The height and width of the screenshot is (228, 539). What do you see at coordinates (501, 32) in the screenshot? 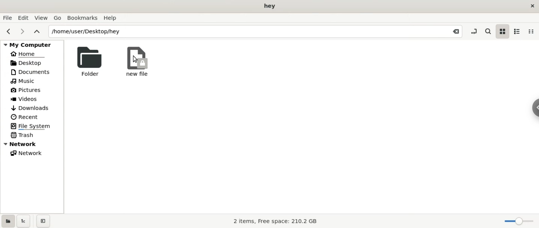
I see `icon view` at bounding box center [501, 32].